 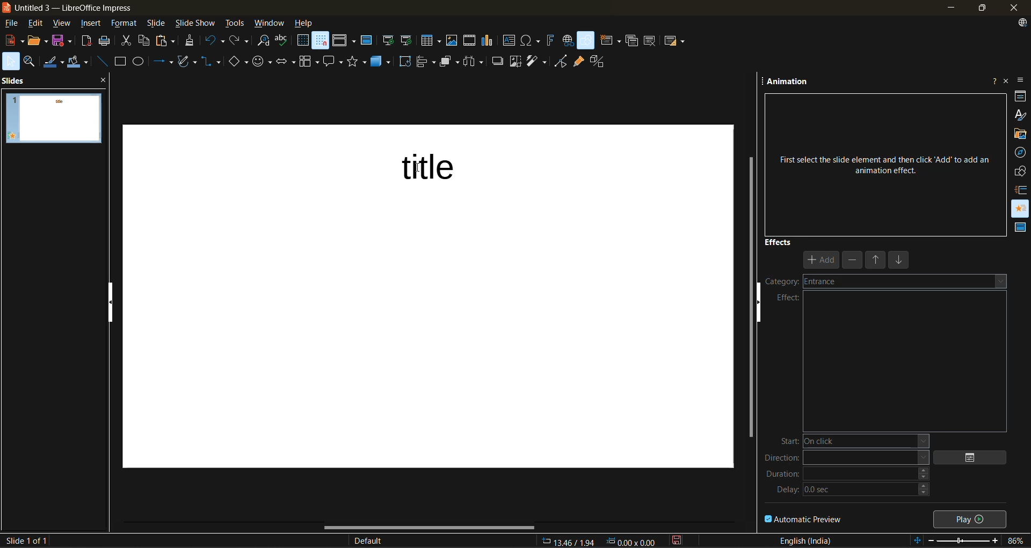 What do you see at coordinates (126, 41) in the screenshot?
I see `cut` at bounding box center [126, 41].